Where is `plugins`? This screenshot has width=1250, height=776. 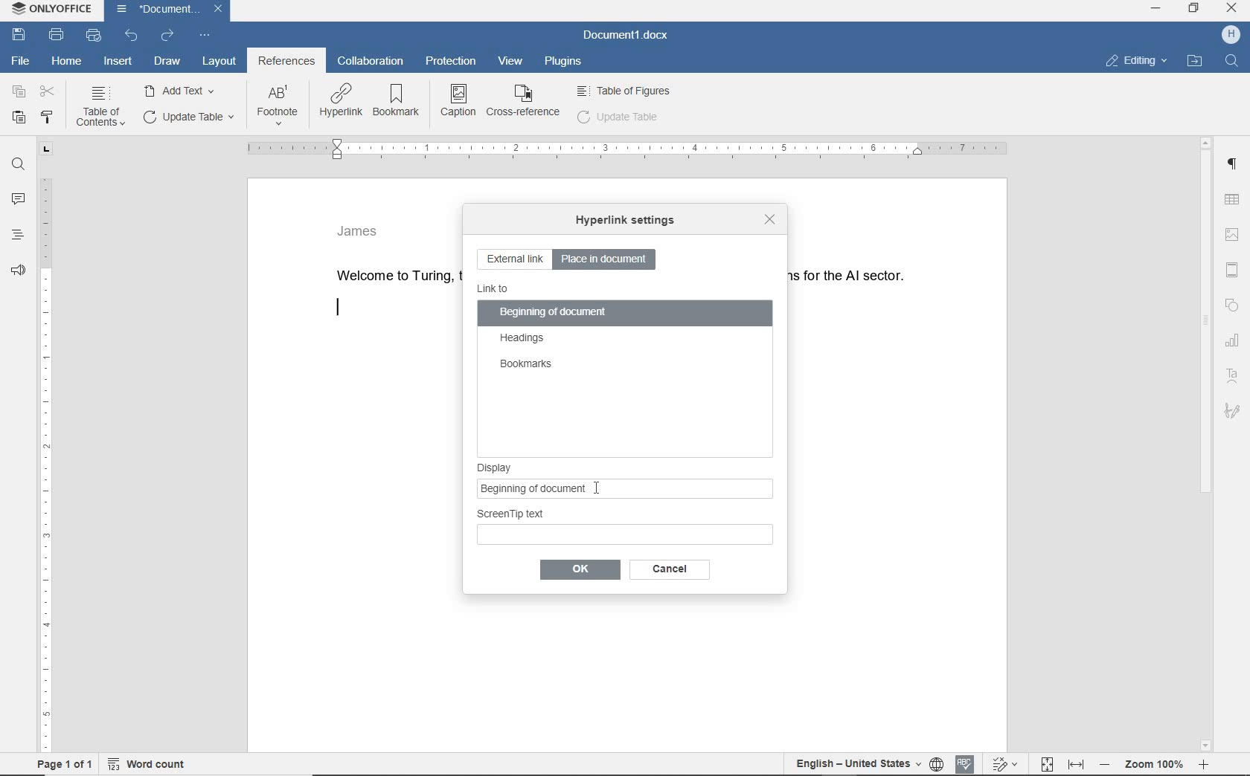 plugins is located at coordinates (565, 65).